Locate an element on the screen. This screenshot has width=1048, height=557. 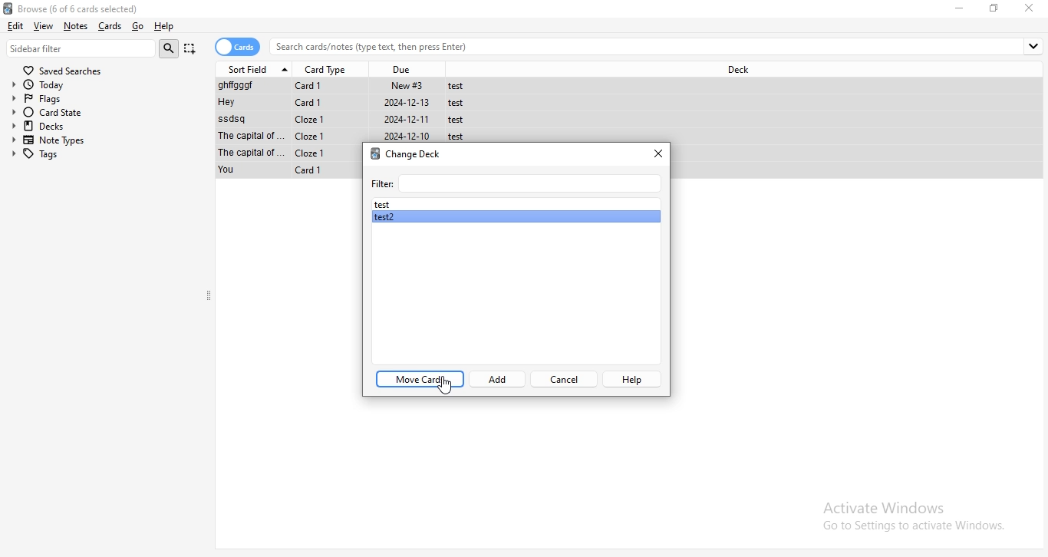
saved searches is located at coordinates (62, 70).